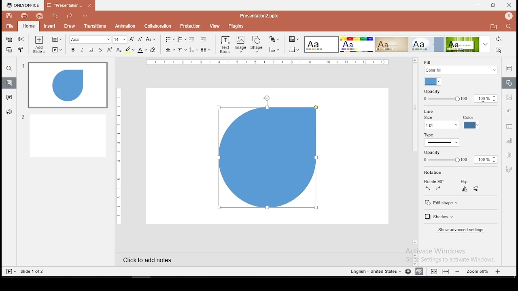  I want to click on line, so click(427, 111).